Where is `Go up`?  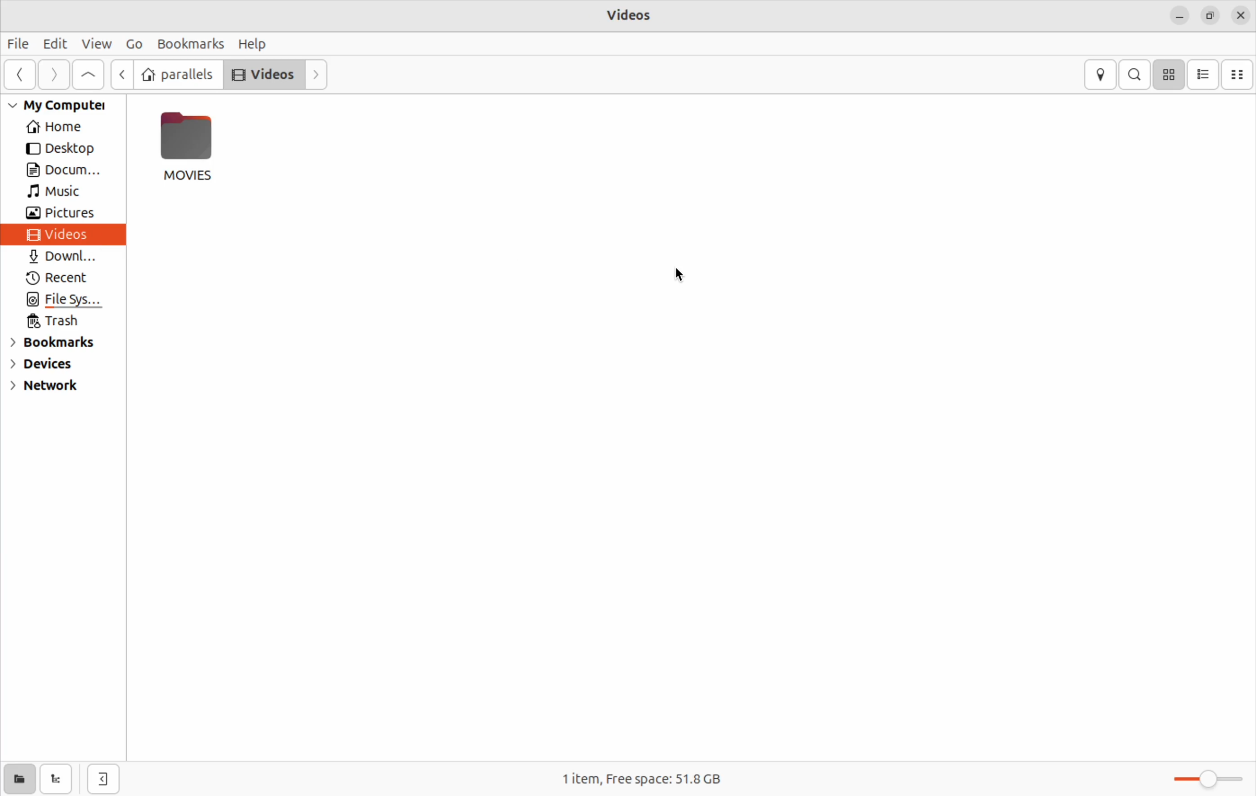 Go up is located at coordinates (122, 73).